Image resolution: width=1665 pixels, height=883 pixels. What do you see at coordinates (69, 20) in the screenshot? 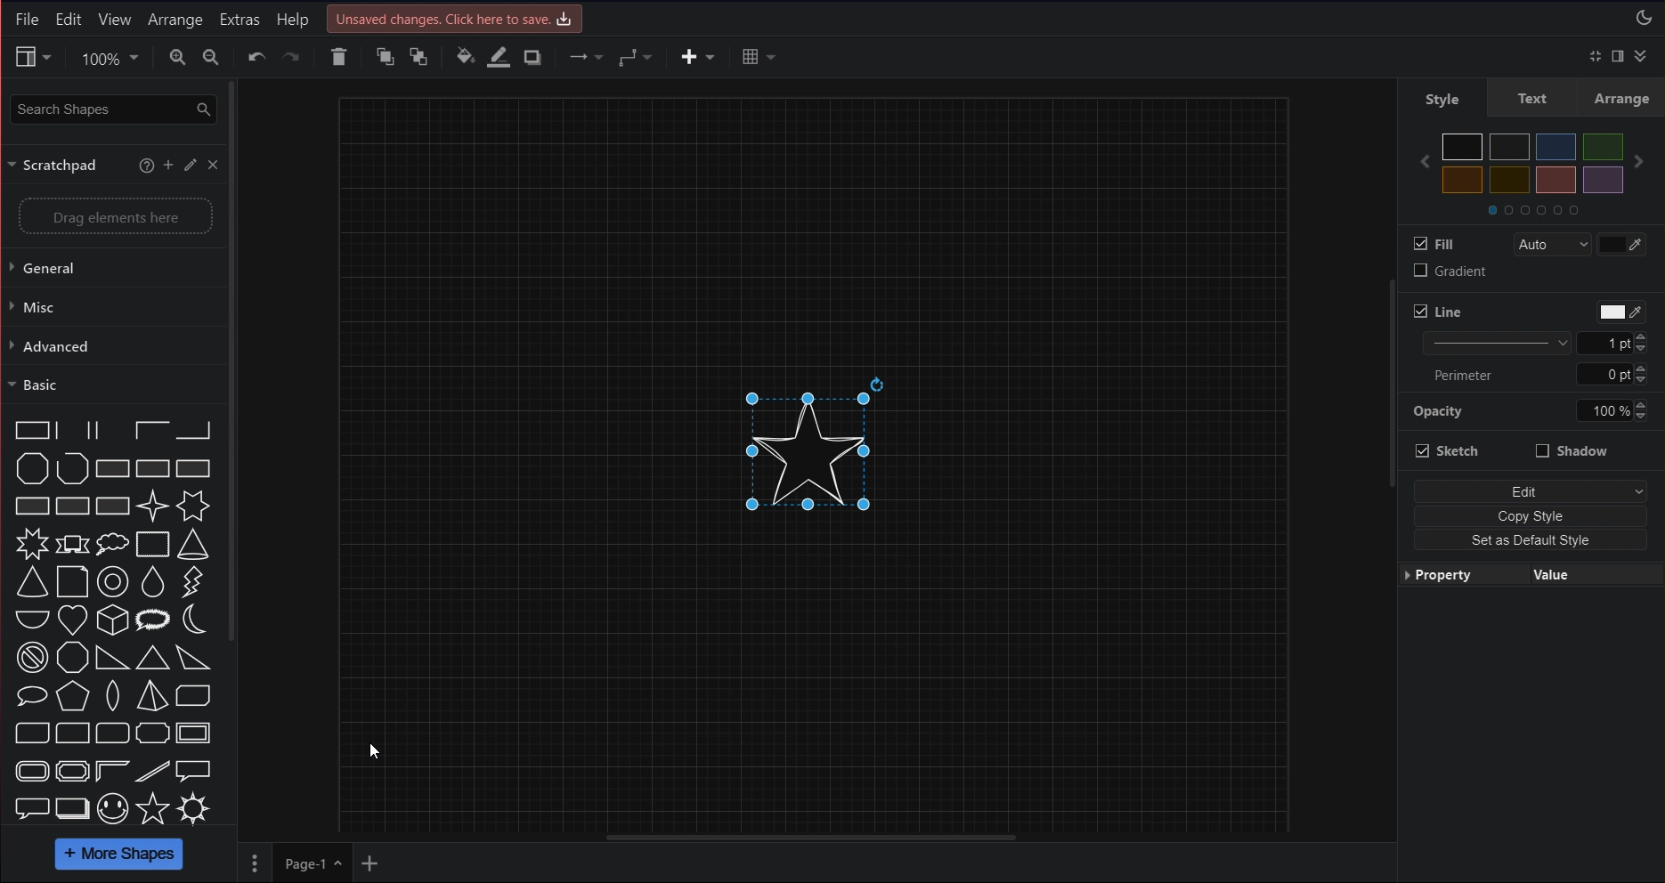
I see `Edit` at bounding box center [69, 20].